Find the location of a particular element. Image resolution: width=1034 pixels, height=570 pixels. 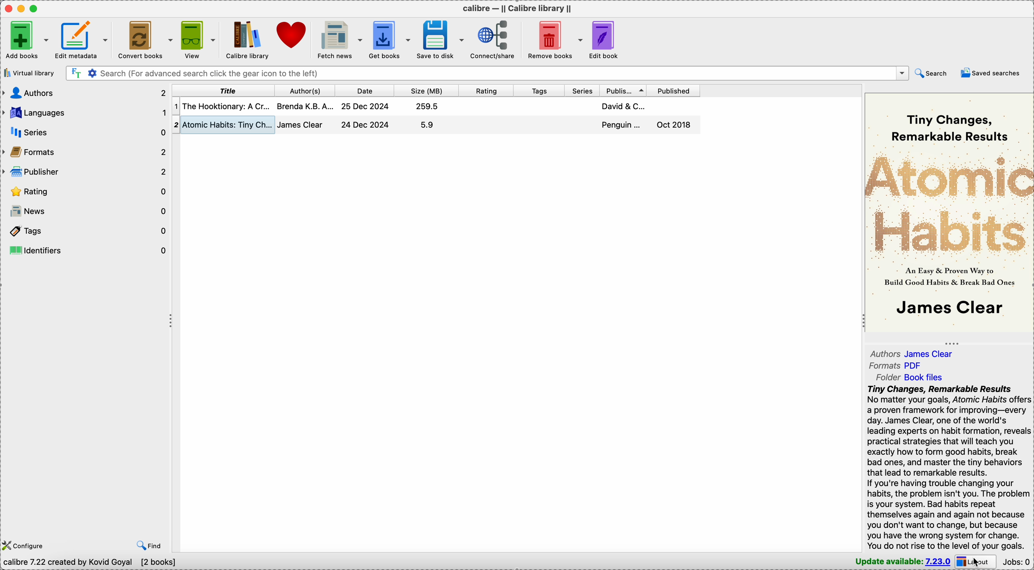

configure is located at coordinates (24, 546).